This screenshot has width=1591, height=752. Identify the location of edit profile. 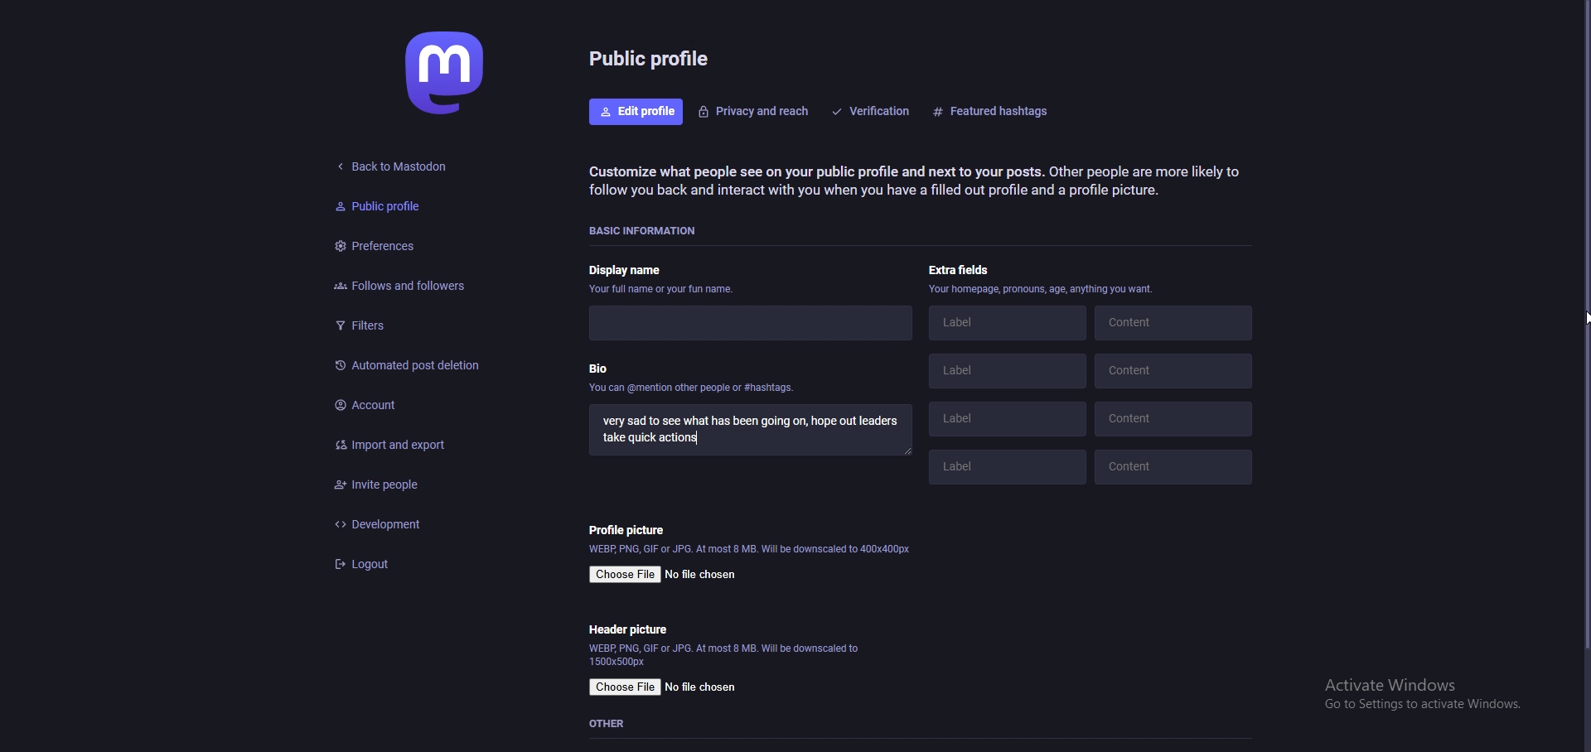
(638, 111).